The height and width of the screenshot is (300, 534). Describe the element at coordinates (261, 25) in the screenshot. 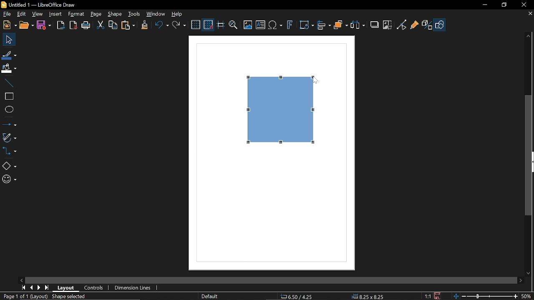

I see `Add text` at that location.